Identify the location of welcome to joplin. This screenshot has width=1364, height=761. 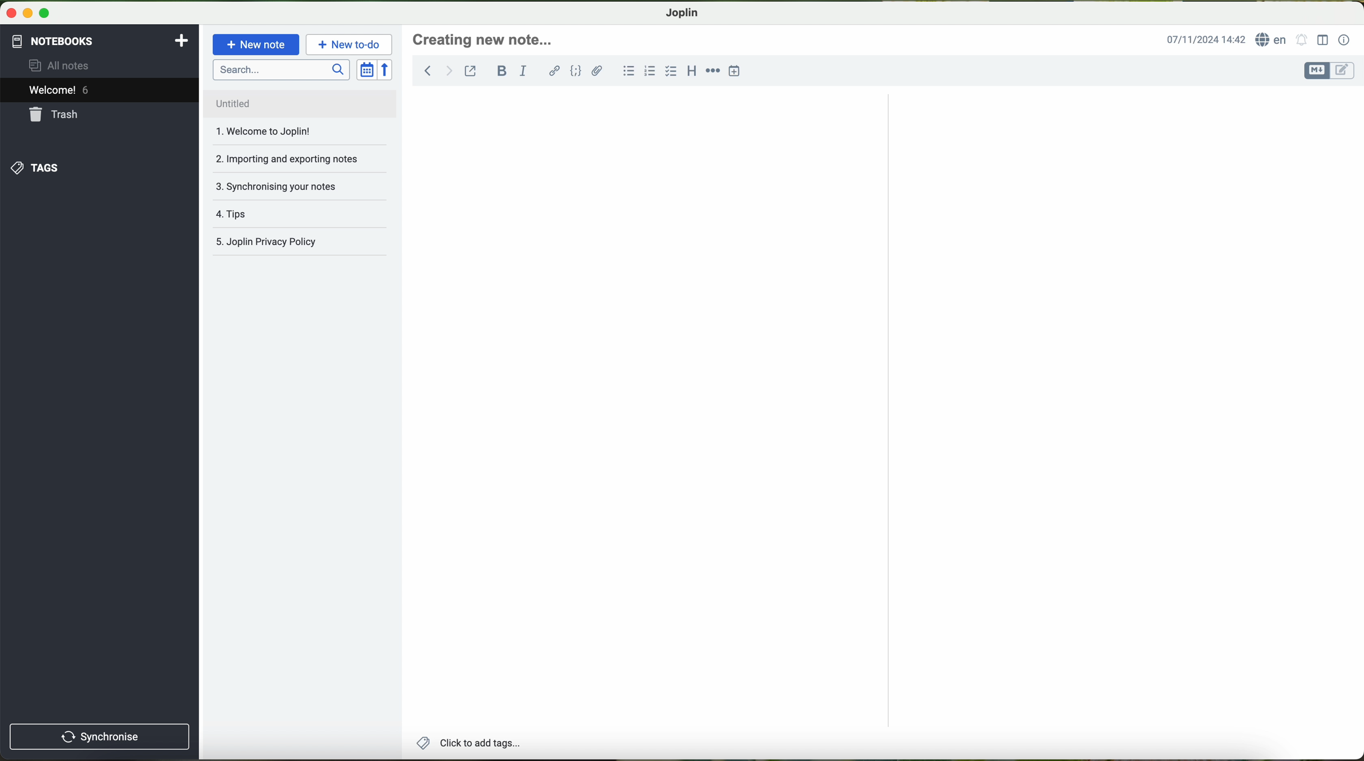
(288, 132).